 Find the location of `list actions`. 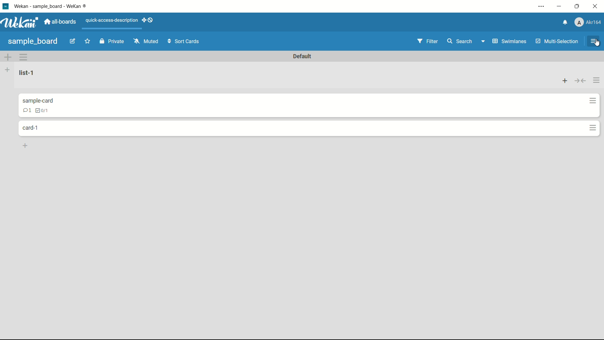

list actions is located at coordinates (597, 81).